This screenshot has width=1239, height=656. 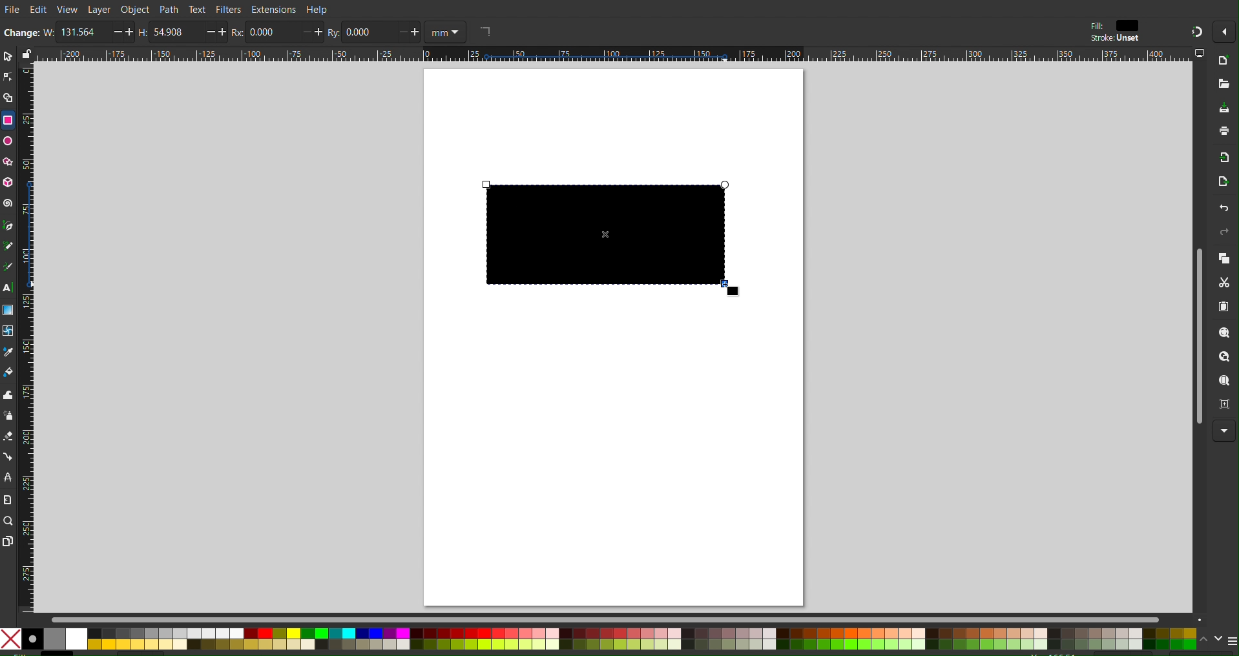 What do you see at coordinates (620, 617) in the screenshot?
I see `Scrollbar` at bounding box center [620, 617].